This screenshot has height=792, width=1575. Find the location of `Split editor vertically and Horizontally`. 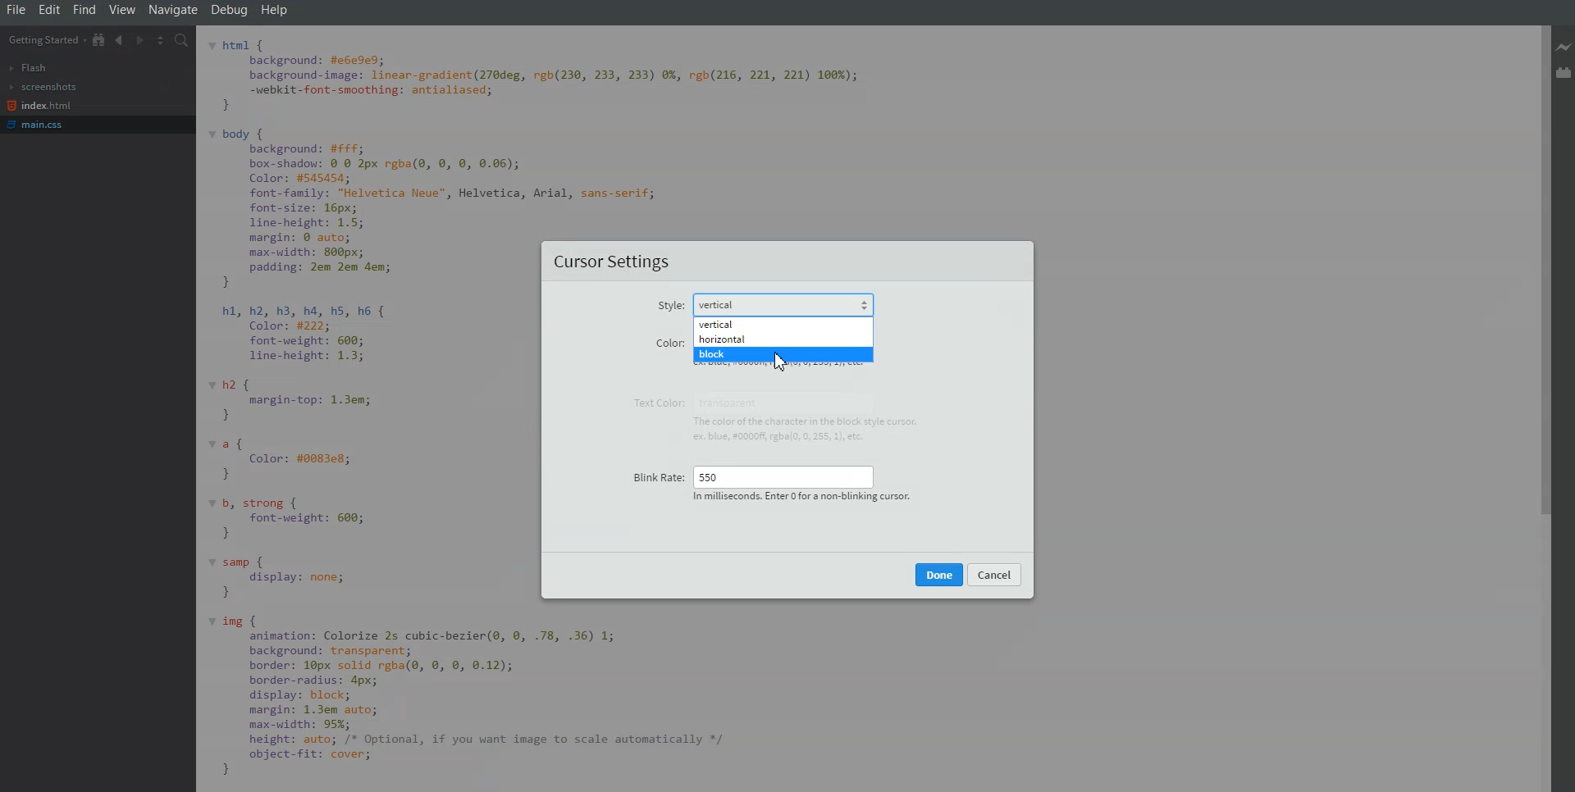

Split editor vertically and Horizontally is located at coordinates (161, 39).